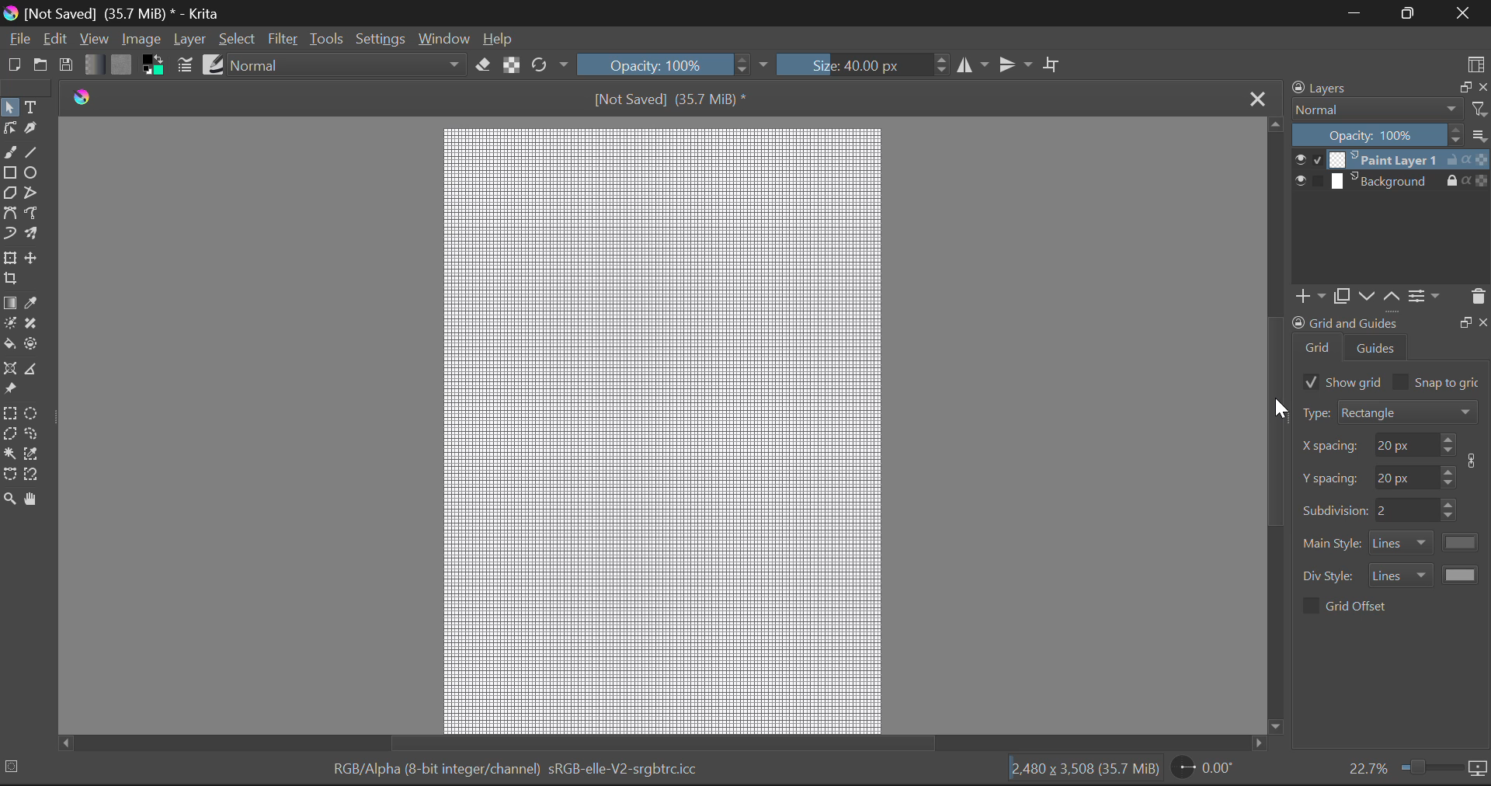  Describe the element at coordinates (1409, 411) in the screenshot. I see `rectangle` at that location.